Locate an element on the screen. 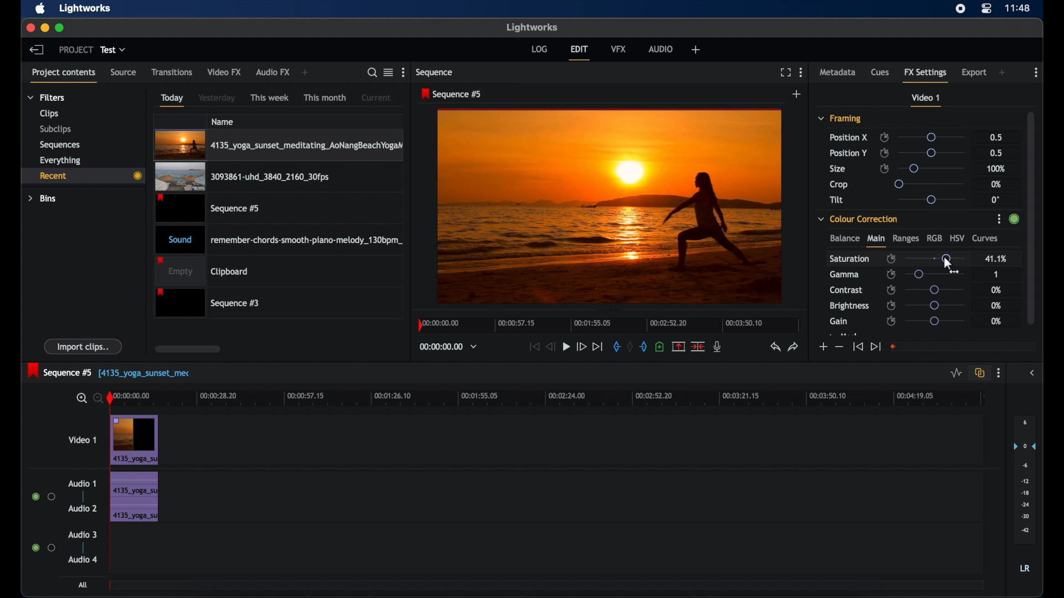 The height and width of the screenshot is (598, 1064). audio  is located at coordinates (133, 497).